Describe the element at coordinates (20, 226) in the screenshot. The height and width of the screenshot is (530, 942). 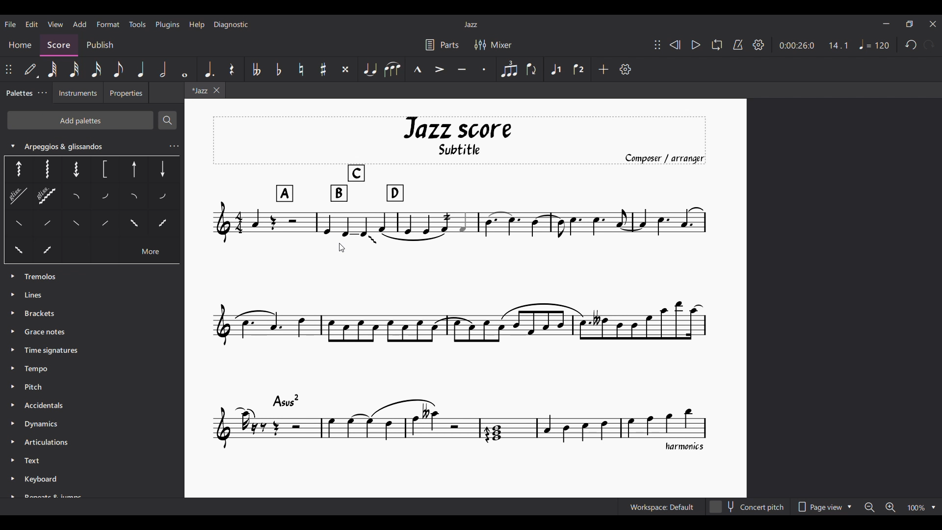
I see `Straight ` at that location.